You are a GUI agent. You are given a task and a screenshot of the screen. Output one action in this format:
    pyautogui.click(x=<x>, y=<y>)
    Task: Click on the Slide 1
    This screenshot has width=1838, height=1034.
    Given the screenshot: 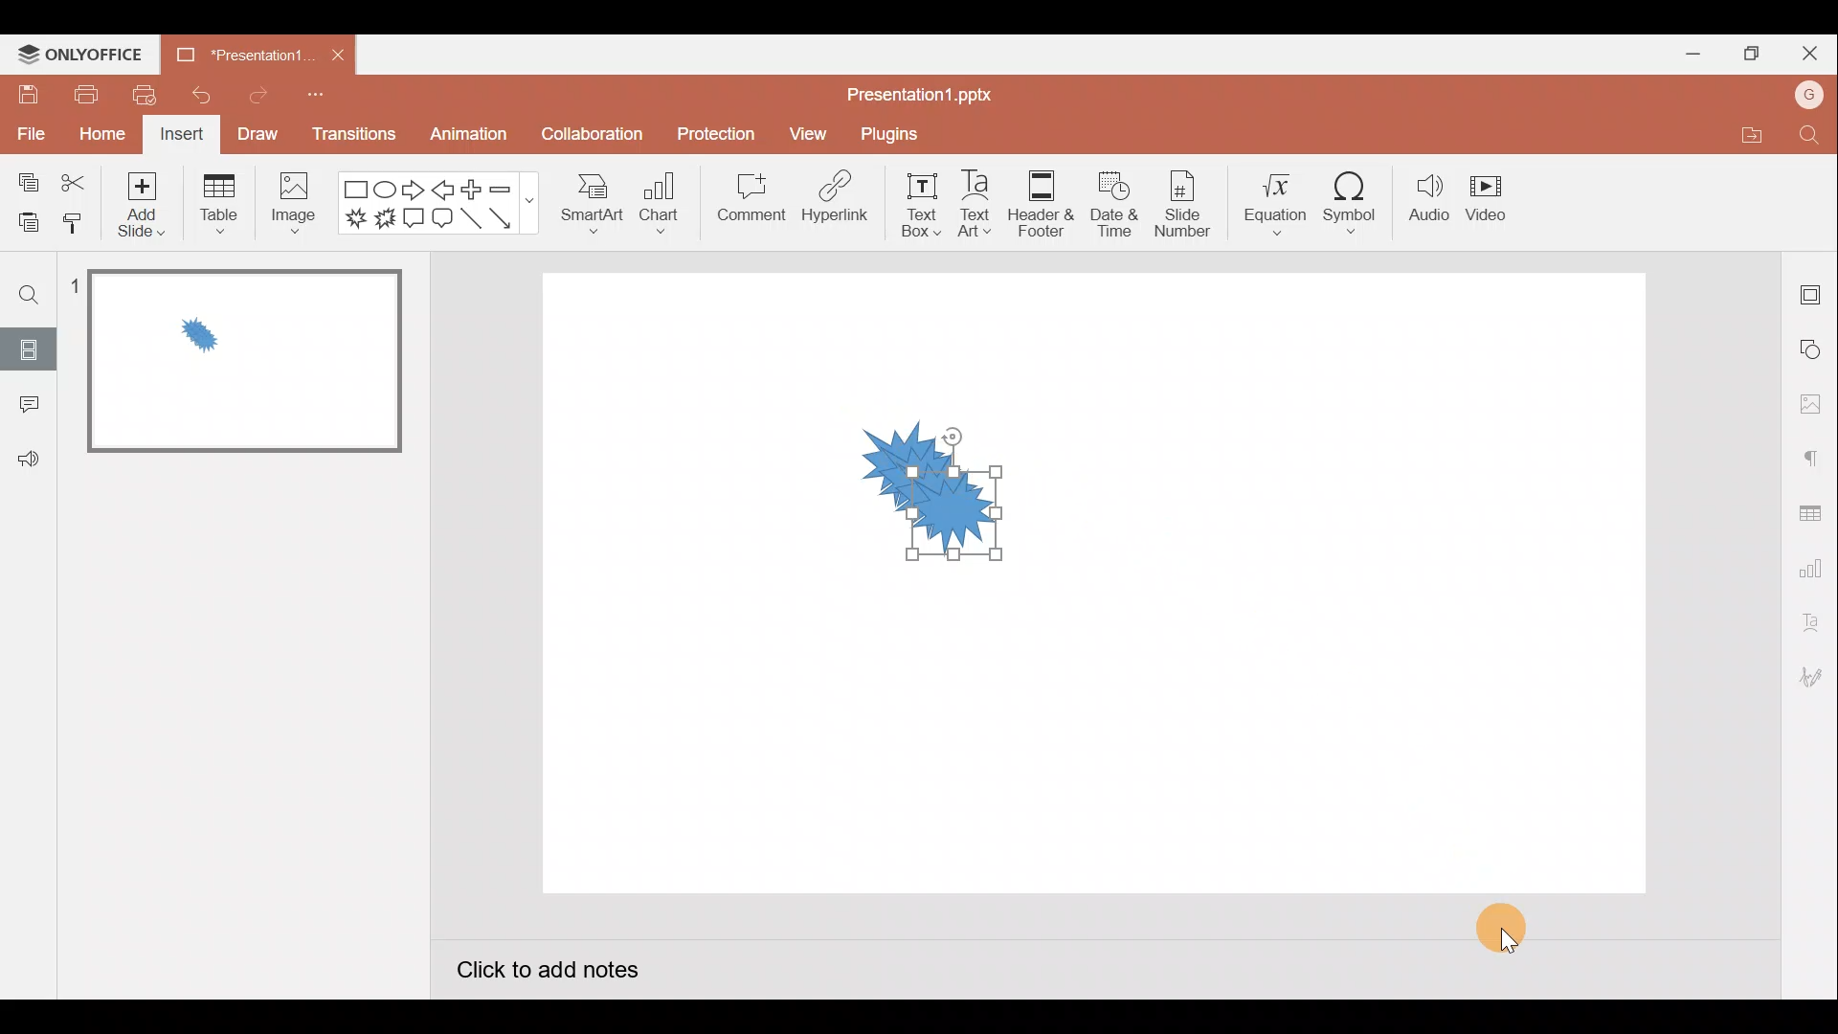 What is the action you would take?
    pyautogui.click(x=232, y=362)
    